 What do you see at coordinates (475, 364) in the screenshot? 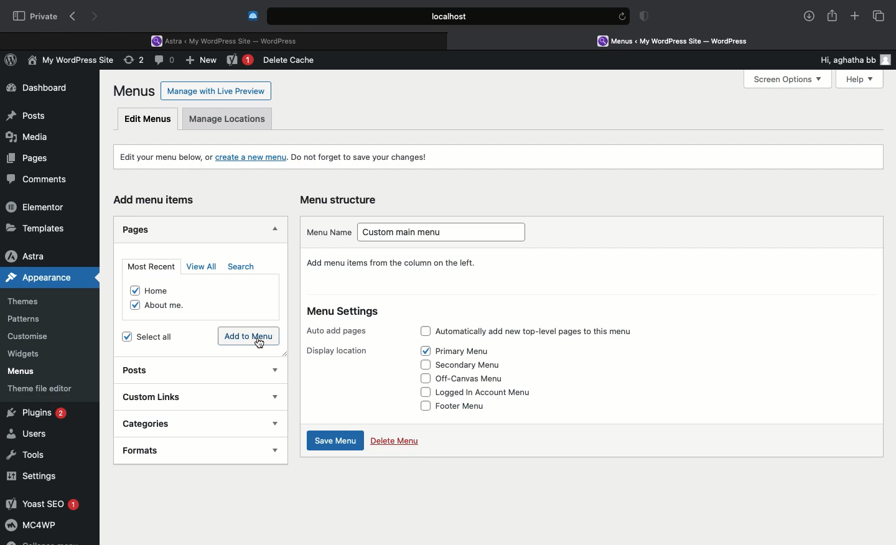
I see `Secondary menu` at bounding box center [475, 364].